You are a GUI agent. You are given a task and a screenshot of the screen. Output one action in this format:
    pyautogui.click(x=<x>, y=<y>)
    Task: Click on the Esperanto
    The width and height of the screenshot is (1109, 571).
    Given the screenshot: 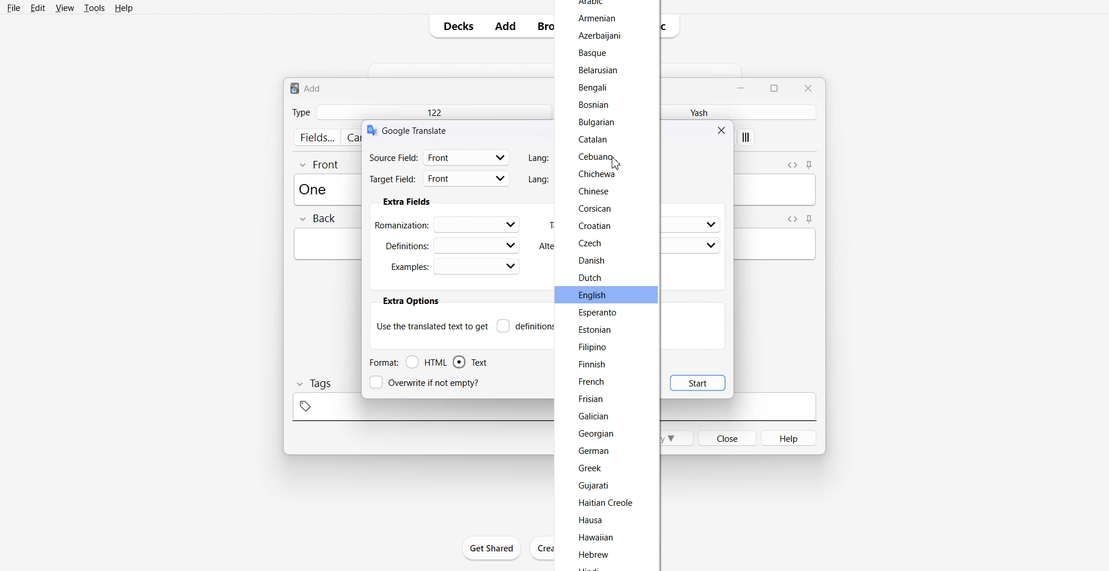 What is the action you would take?
    pyautogui.click(x=599, y=314)
    